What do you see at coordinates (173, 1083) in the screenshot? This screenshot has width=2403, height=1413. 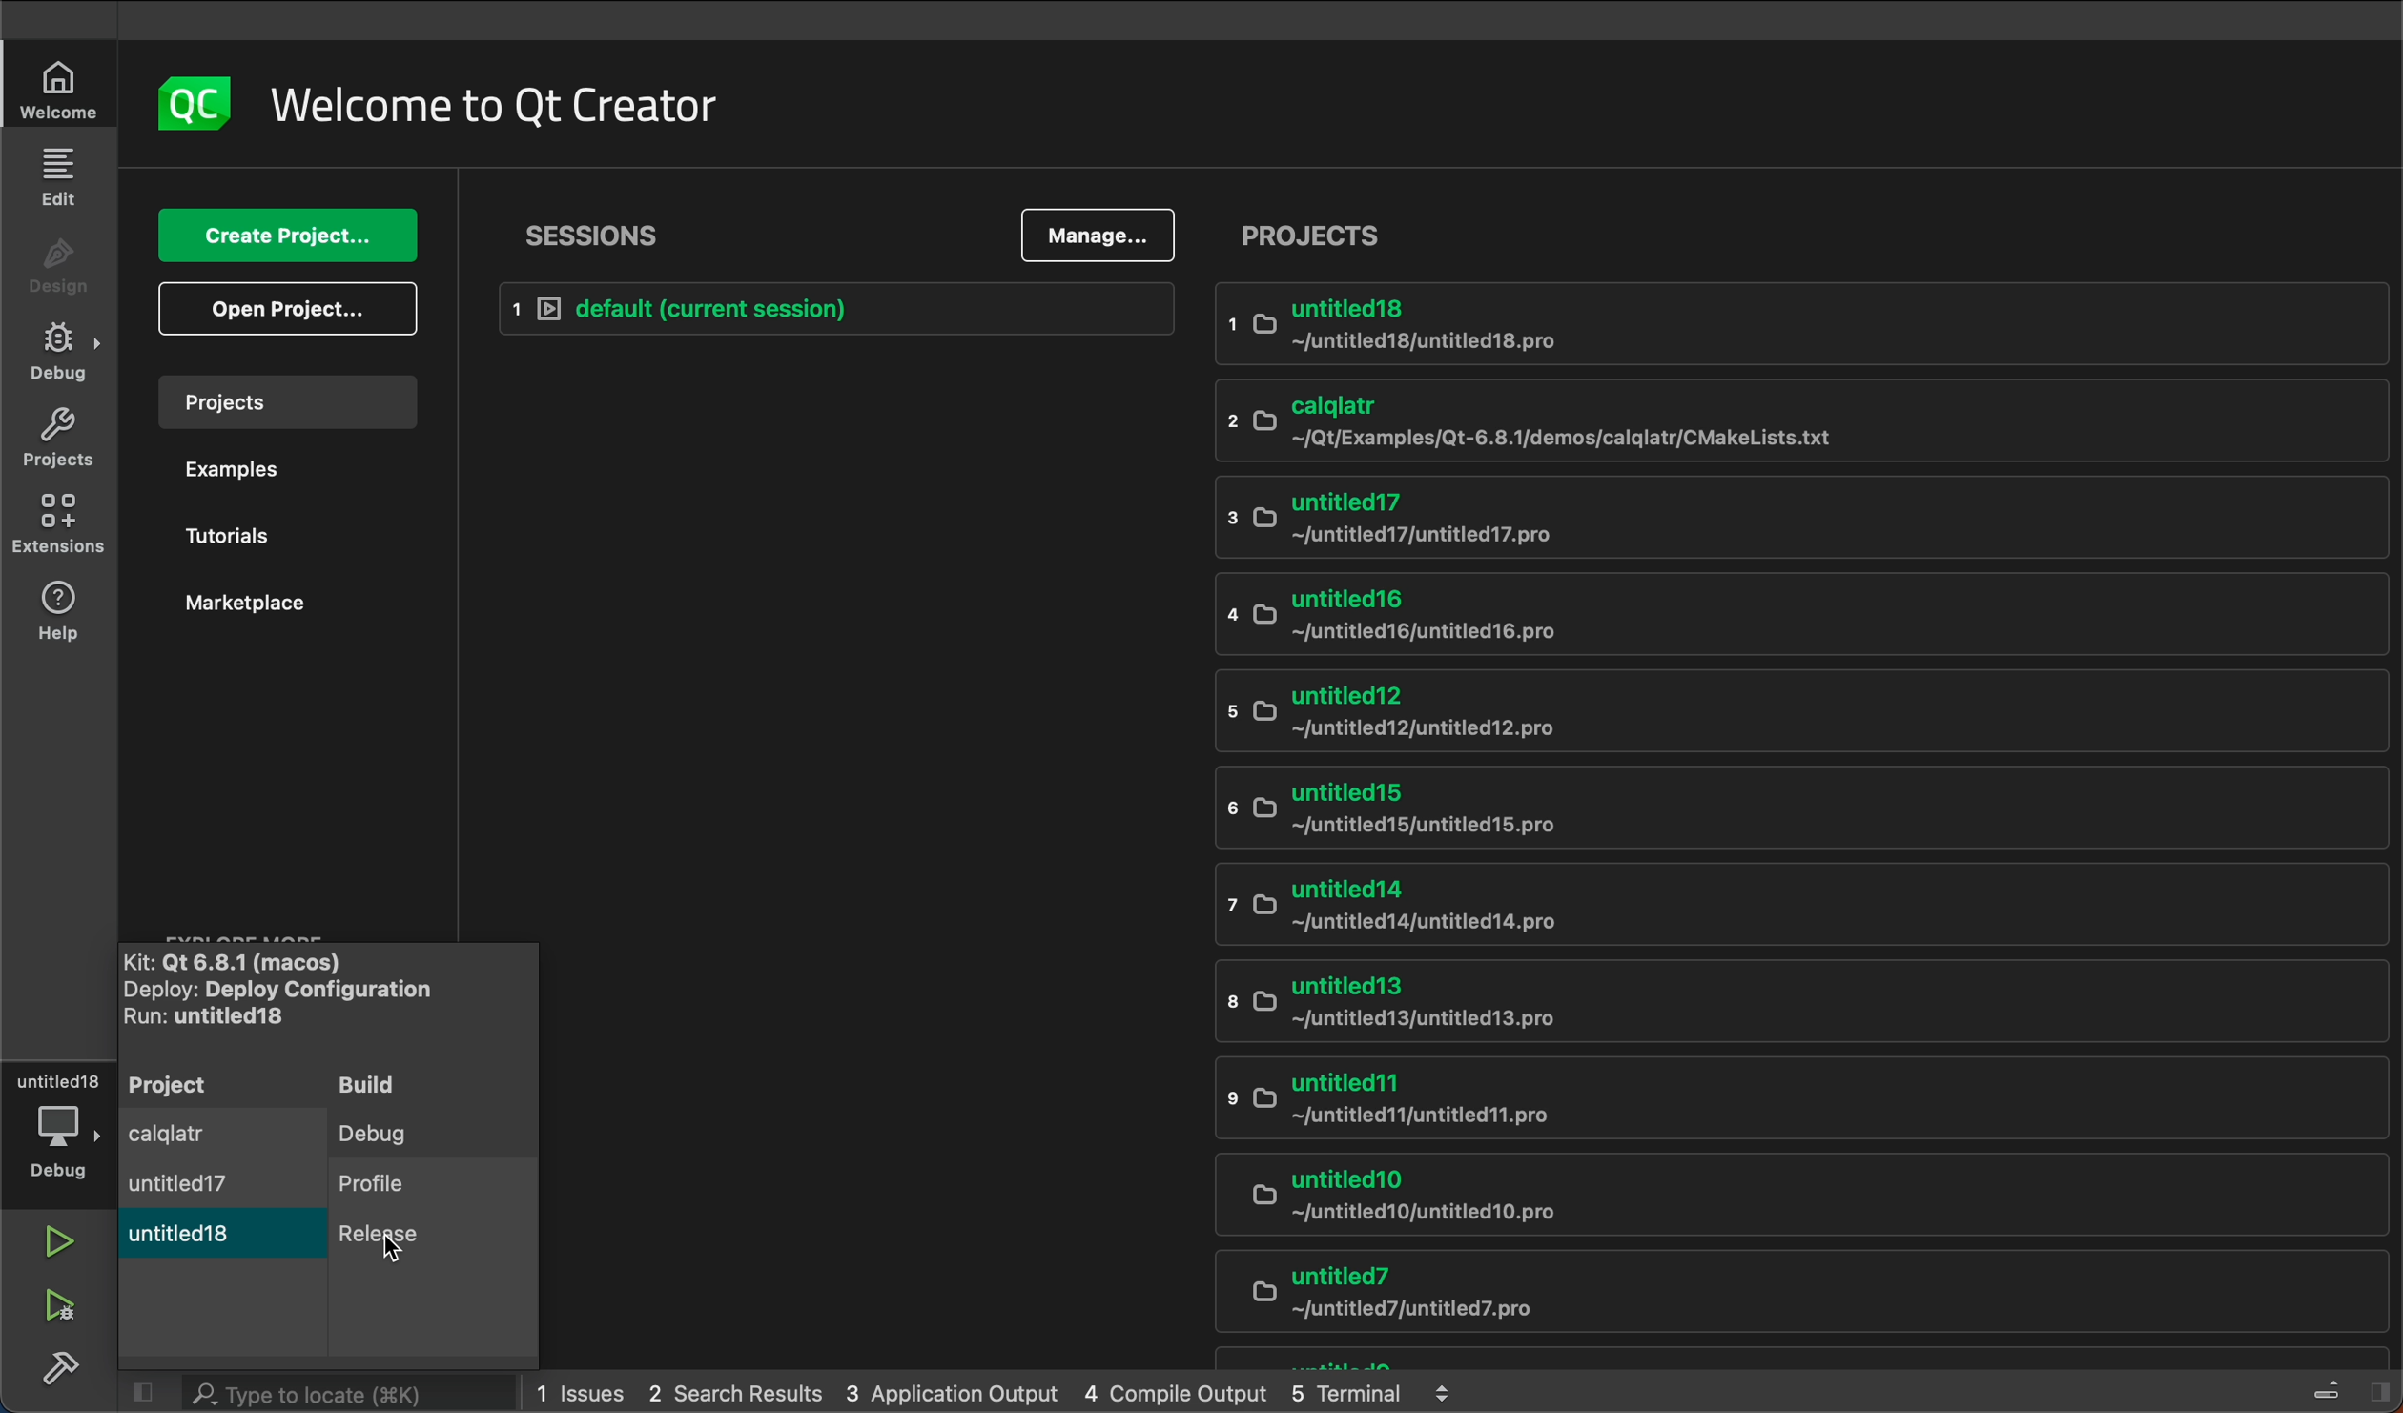 I see `project` at bounding box center [173, 1083].